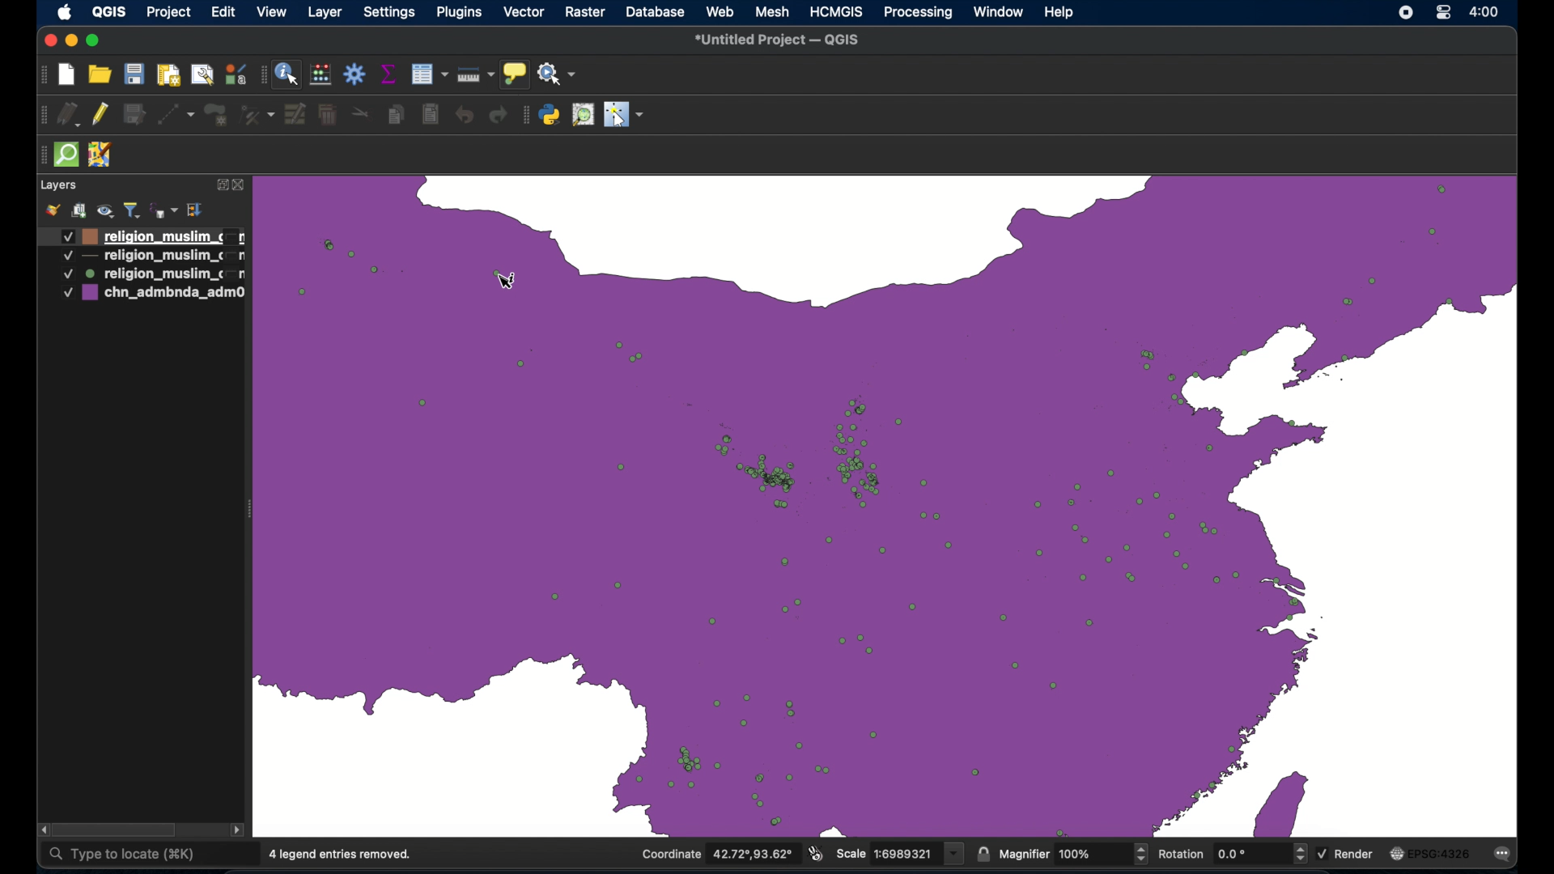 The image size is (1554, 874). What do you see at coordinates (431, 112) in the screenshot?
I see `paste fatures` at bounding box center [431, 112].